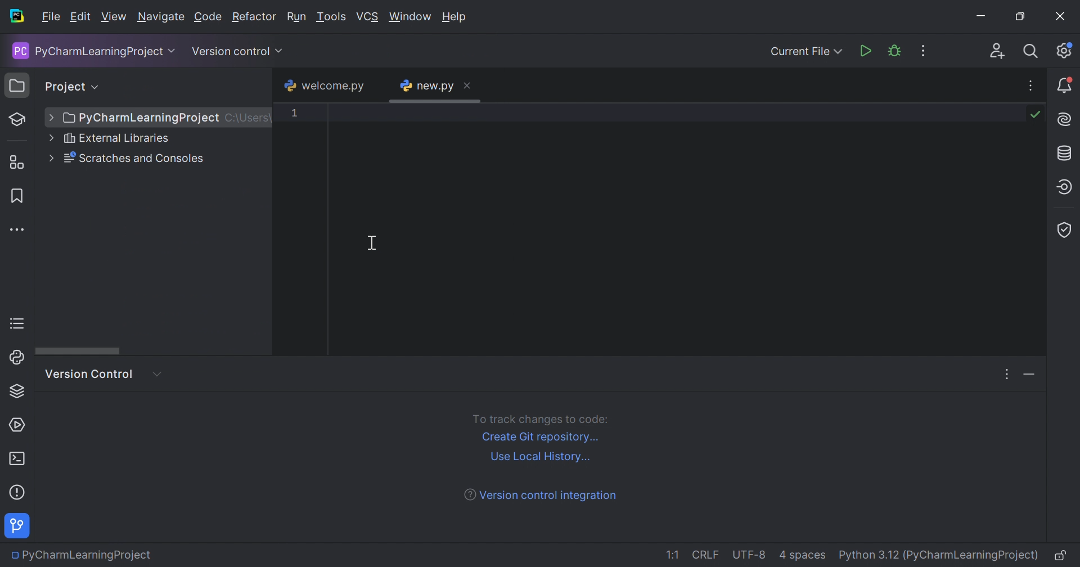 This screenshot has height=567, width=1080. What do you see at coordinates (1006, 374) in the screenshot?
I see `Options` at bounding box center [1006, 374].